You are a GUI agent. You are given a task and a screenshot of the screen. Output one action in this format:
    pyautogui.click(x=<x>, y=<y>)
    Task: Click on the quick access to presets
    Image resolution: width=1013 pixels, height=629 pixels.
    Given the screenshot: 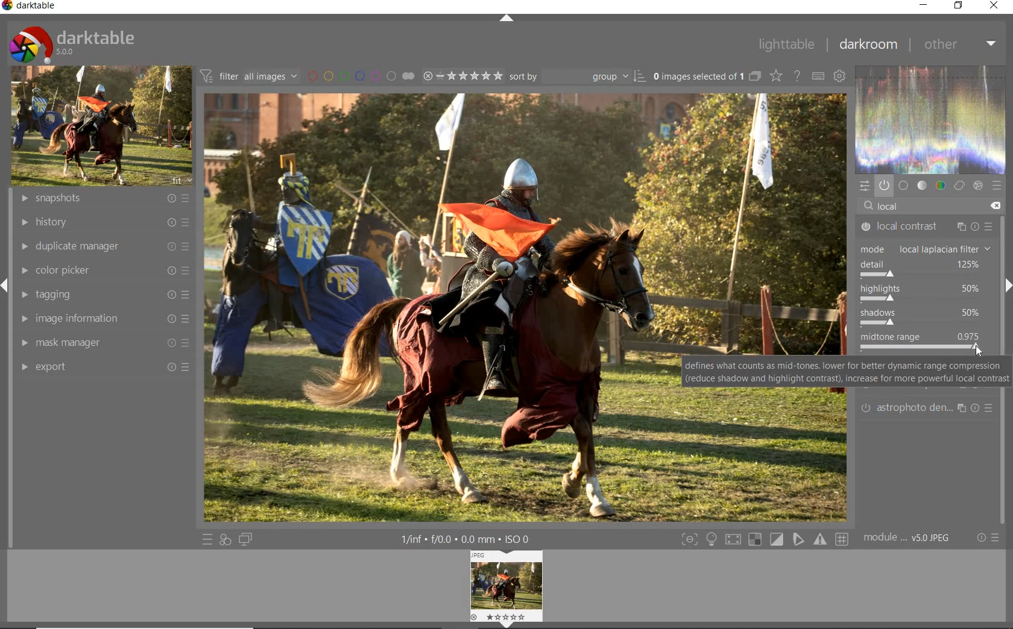 What is the action you would take?
    pyautogui.click(x=207, y=539)
    